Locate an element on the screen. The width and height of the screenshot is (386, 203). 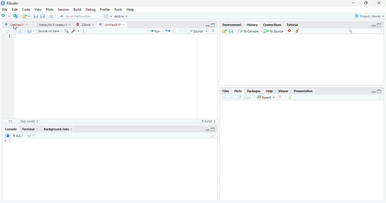
Maximize is located at coordinates (214, 25).